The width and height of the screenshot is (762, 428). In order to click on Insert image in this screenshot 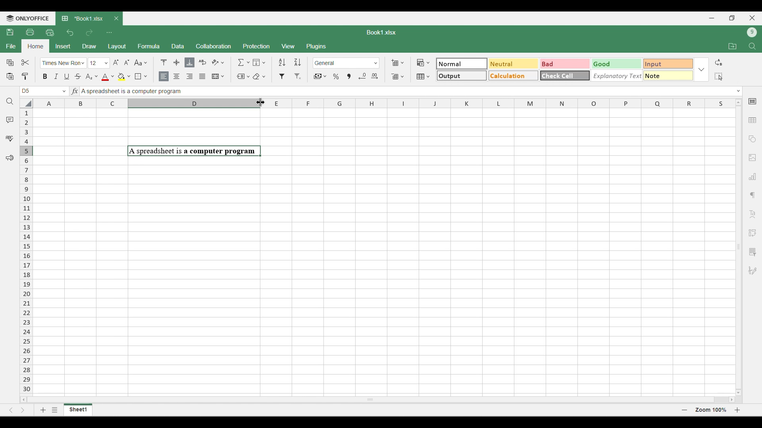, I will do `click(753, 158)`.